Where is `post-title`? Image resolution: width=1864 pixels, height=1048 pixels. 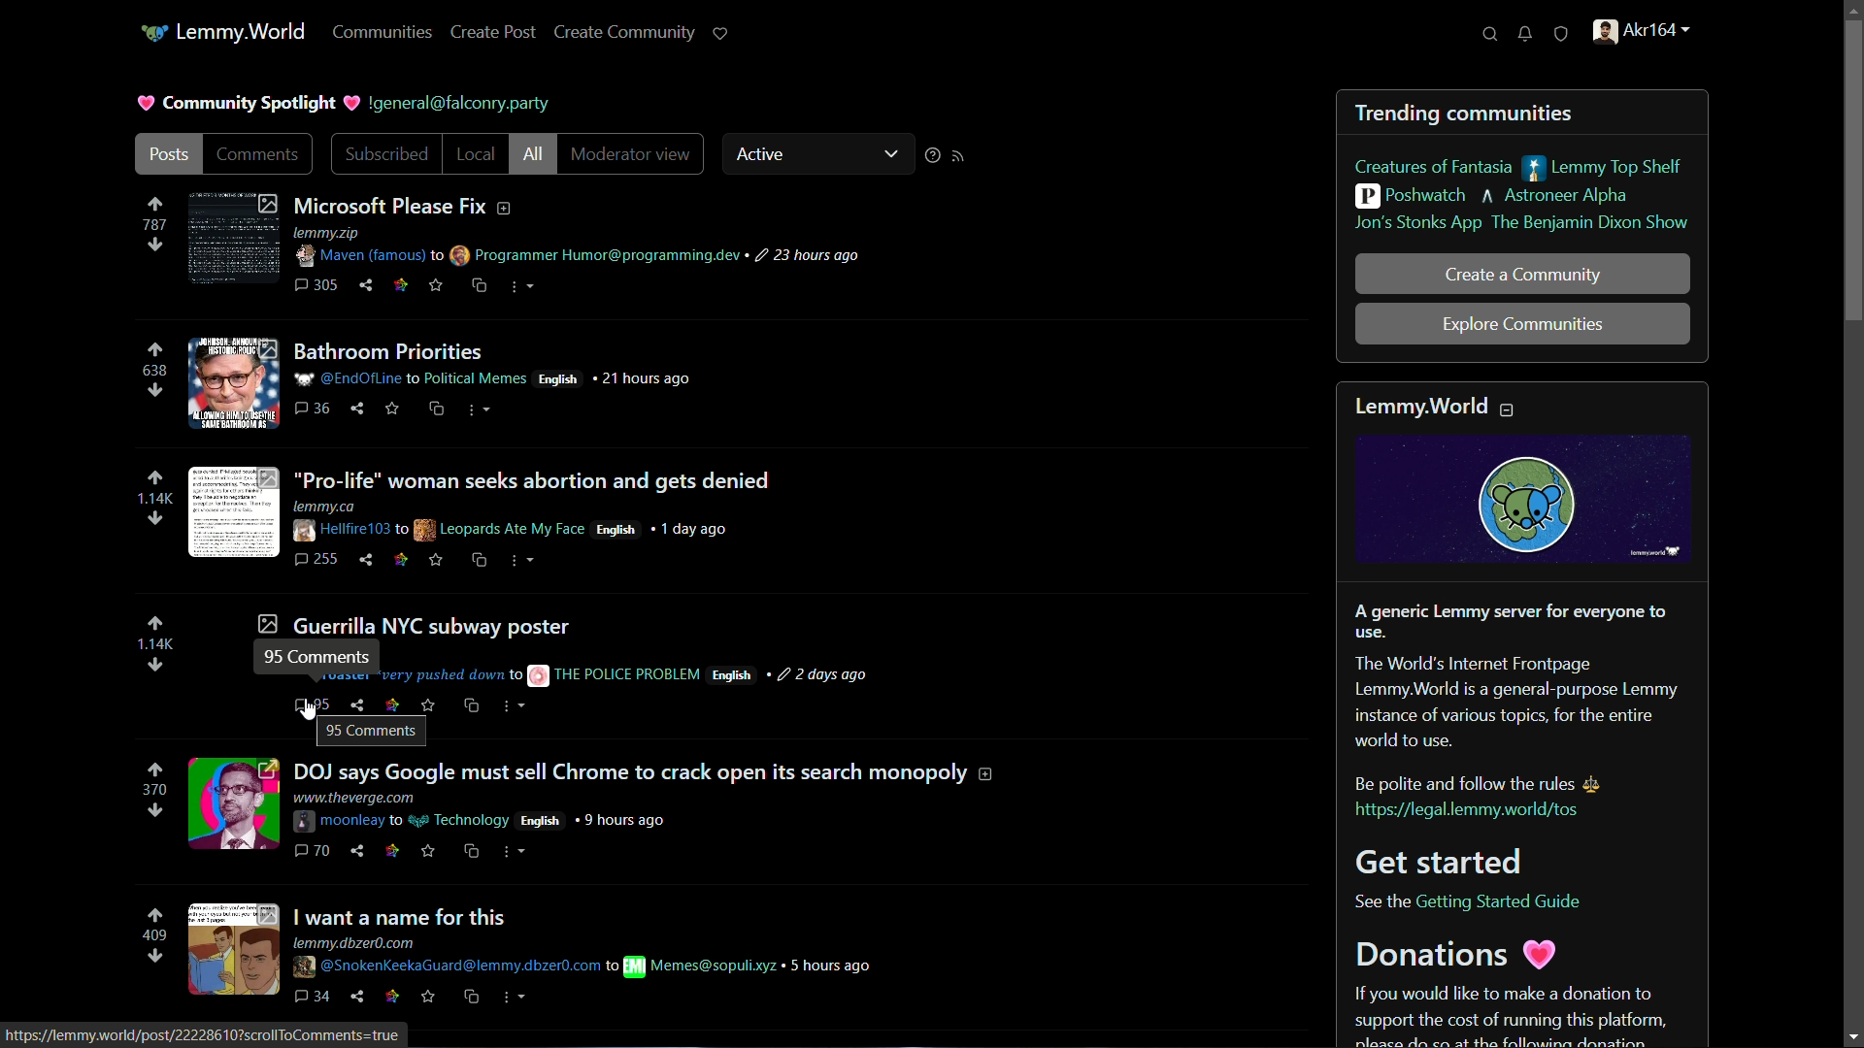 post-title is located at coordinates (413, 624).